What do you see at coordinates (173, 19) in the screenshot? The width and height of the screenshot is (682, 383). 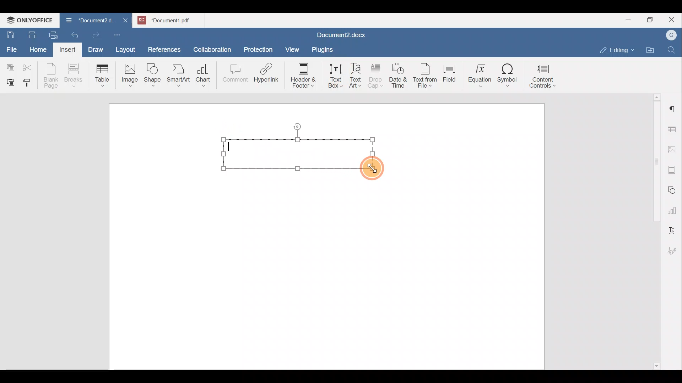 I see `Document name` at bounding box center [173, 19].